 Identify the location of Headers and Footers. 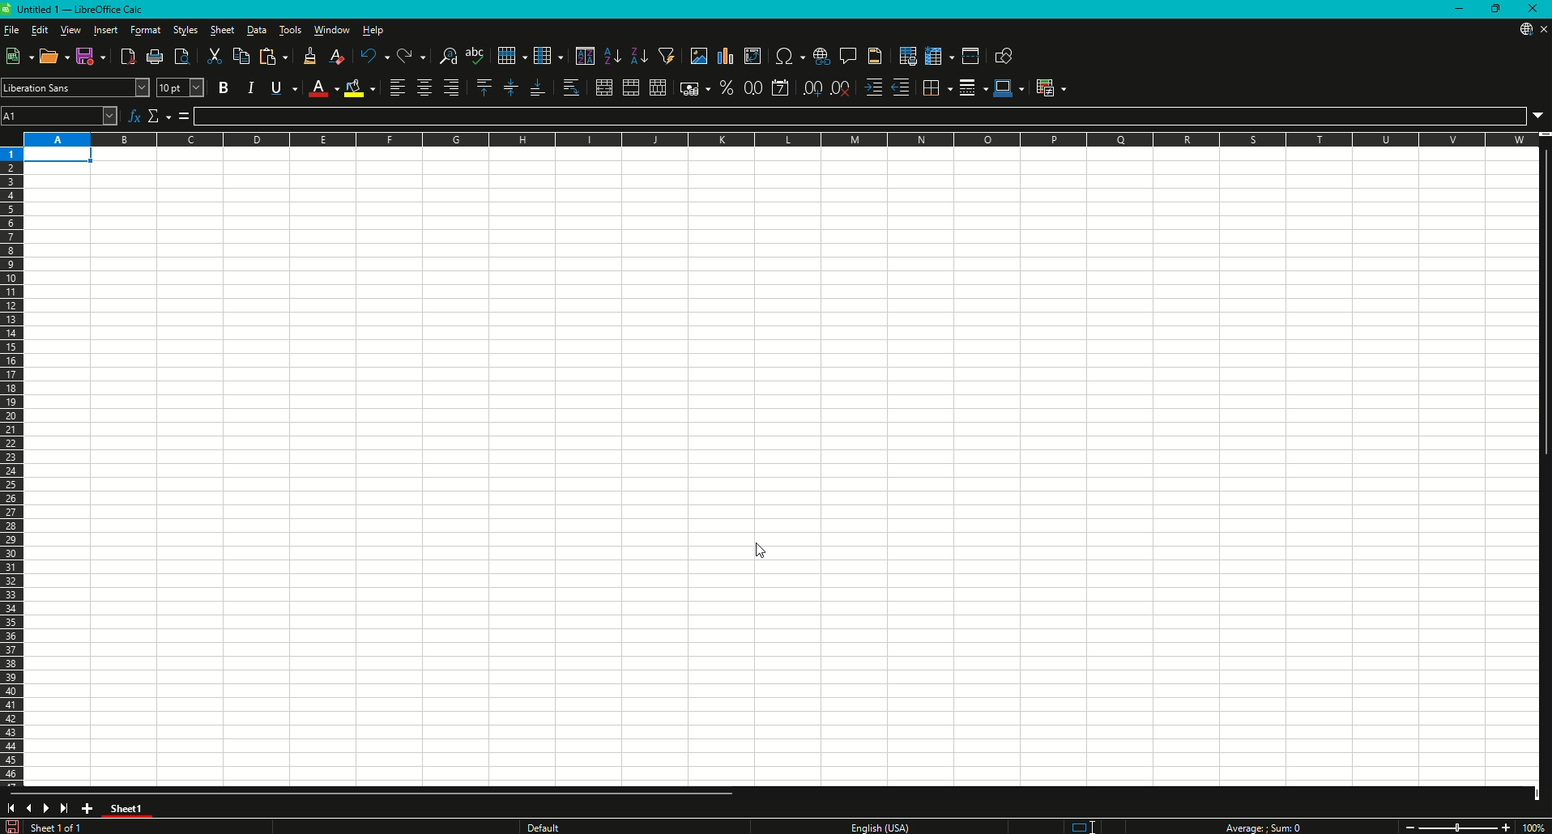
(876, 56).